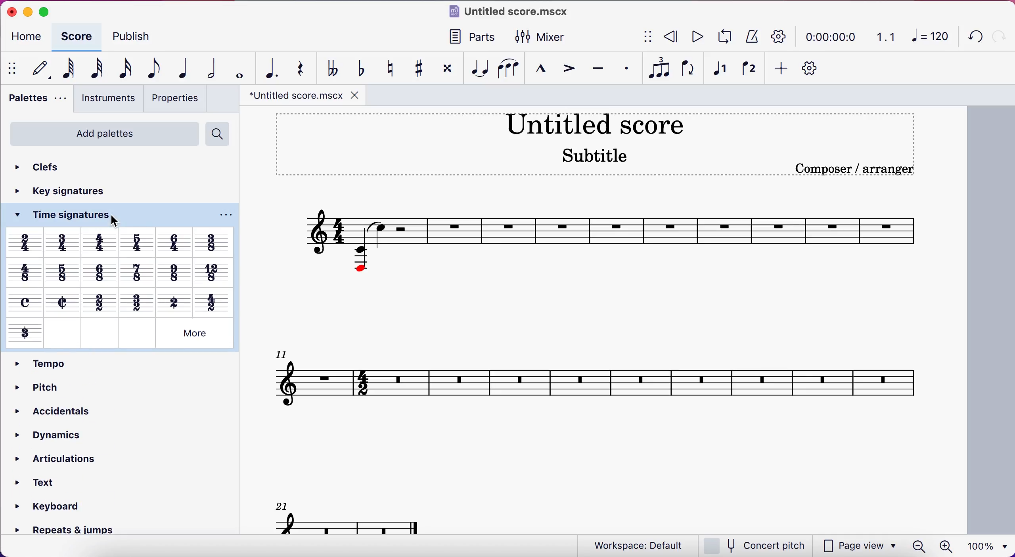 This screenshot has width=1015, height=557. What do you see at coordinates (467, 37) in the screenshot?
I see `parts` at bounding box center [467, 37].